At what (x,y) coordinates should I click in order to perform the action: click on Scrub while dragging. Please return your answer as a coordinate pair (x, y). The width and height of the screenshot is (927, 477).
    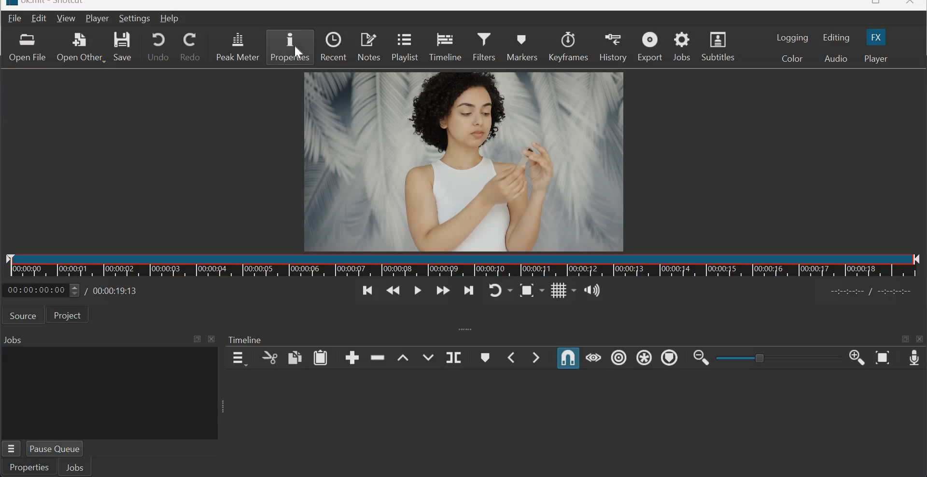
    Looking at the image, I should click on (593, 358).